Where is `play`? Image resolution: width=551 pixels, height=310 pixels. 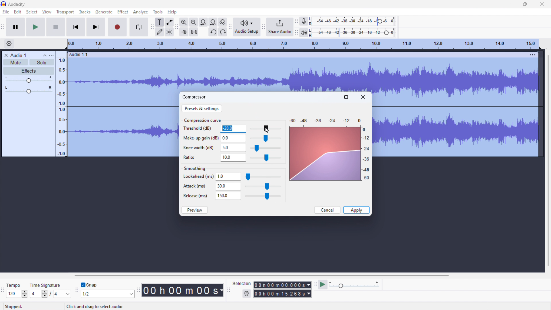 play is located at coordinates (36, 27).